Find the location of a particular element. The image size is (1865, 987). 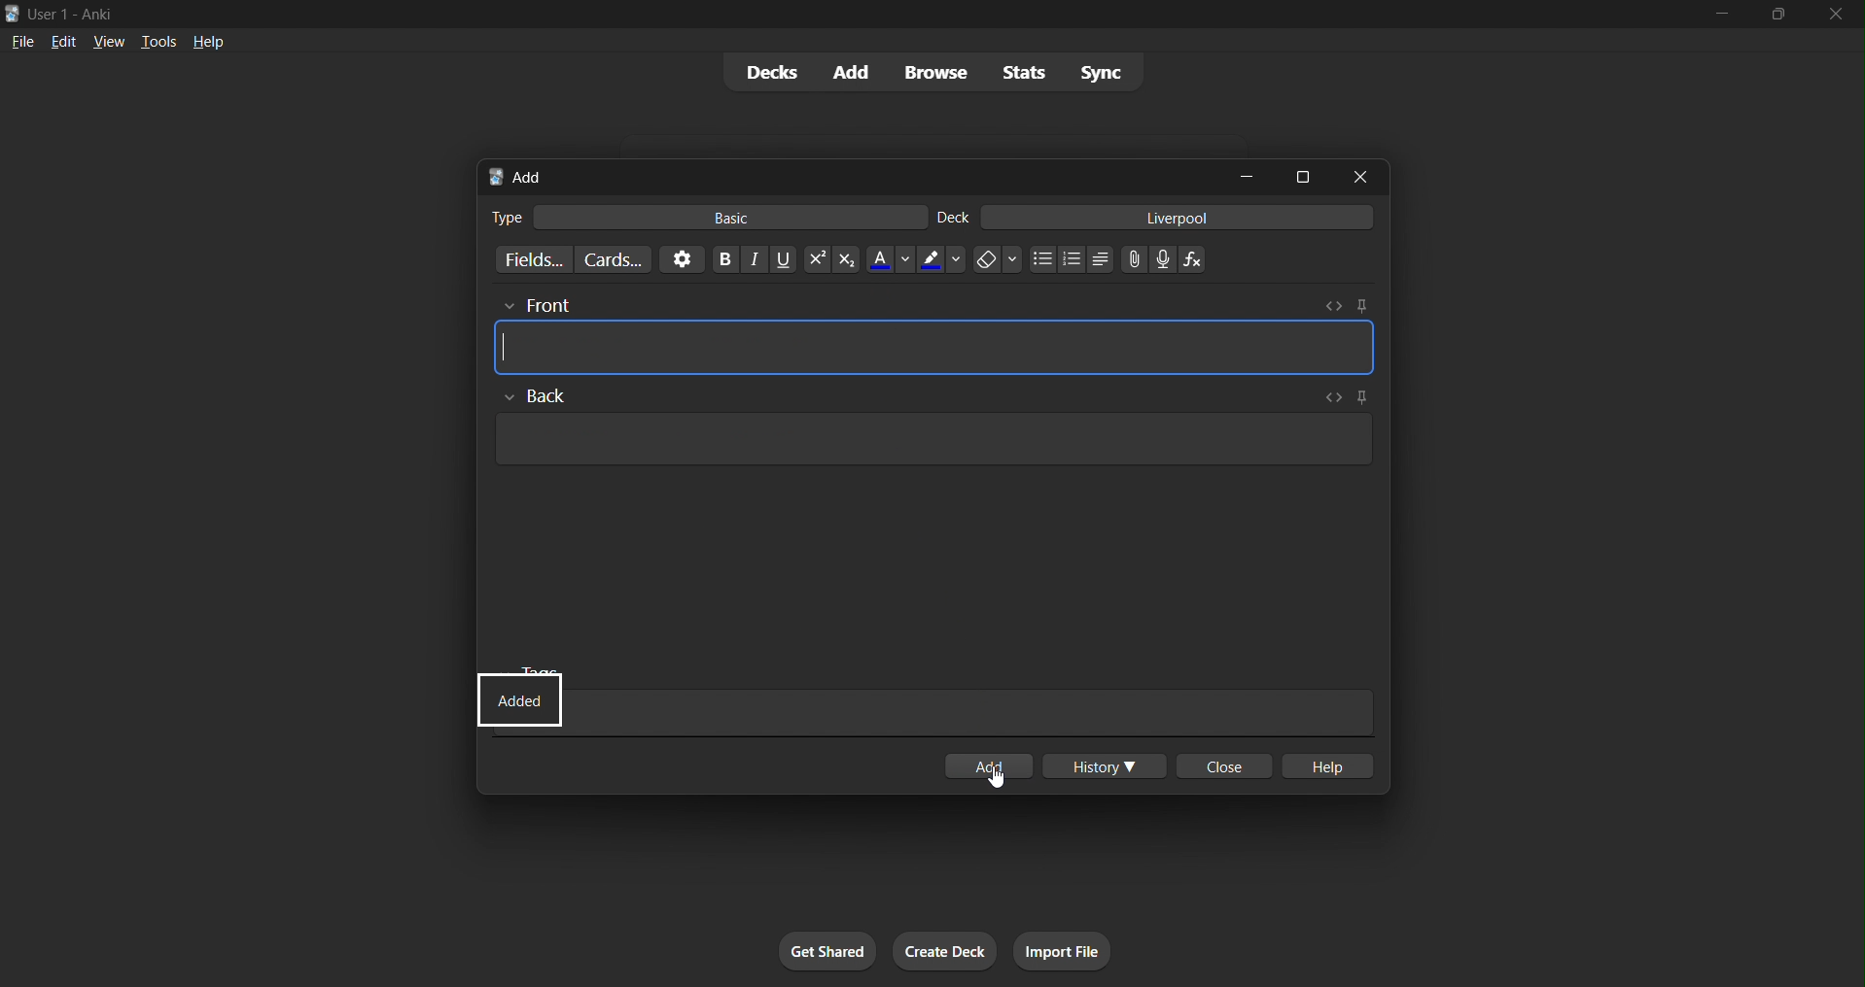

minimize is located at coordinates (1239, 175).